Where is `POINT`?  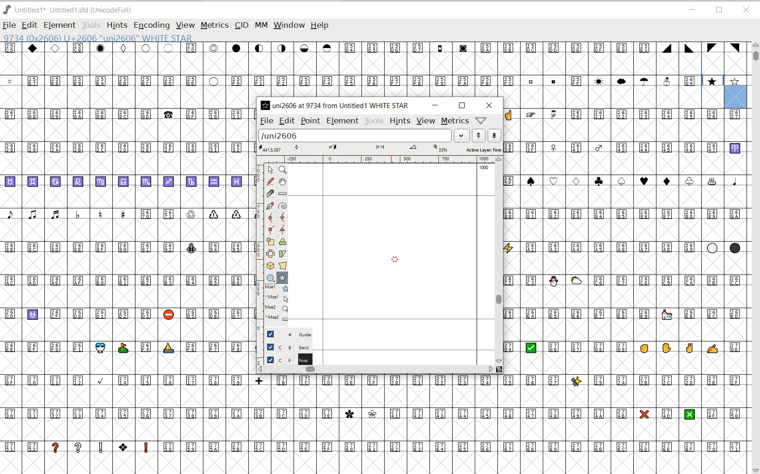
POINT is located at coordinates (310, 121).